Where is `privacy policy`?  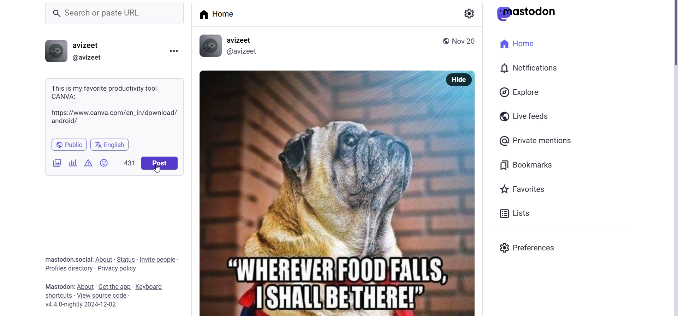
privacy policy is located at coordinates (122, 270).